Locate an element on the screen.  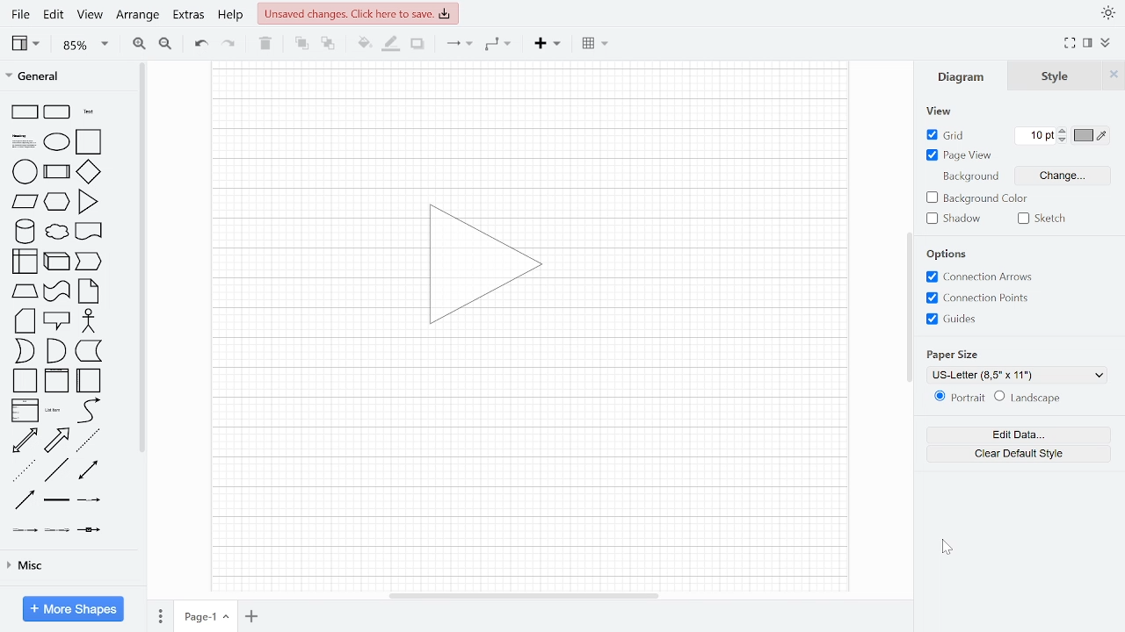
Grid  is located at coordinates (947, 135).